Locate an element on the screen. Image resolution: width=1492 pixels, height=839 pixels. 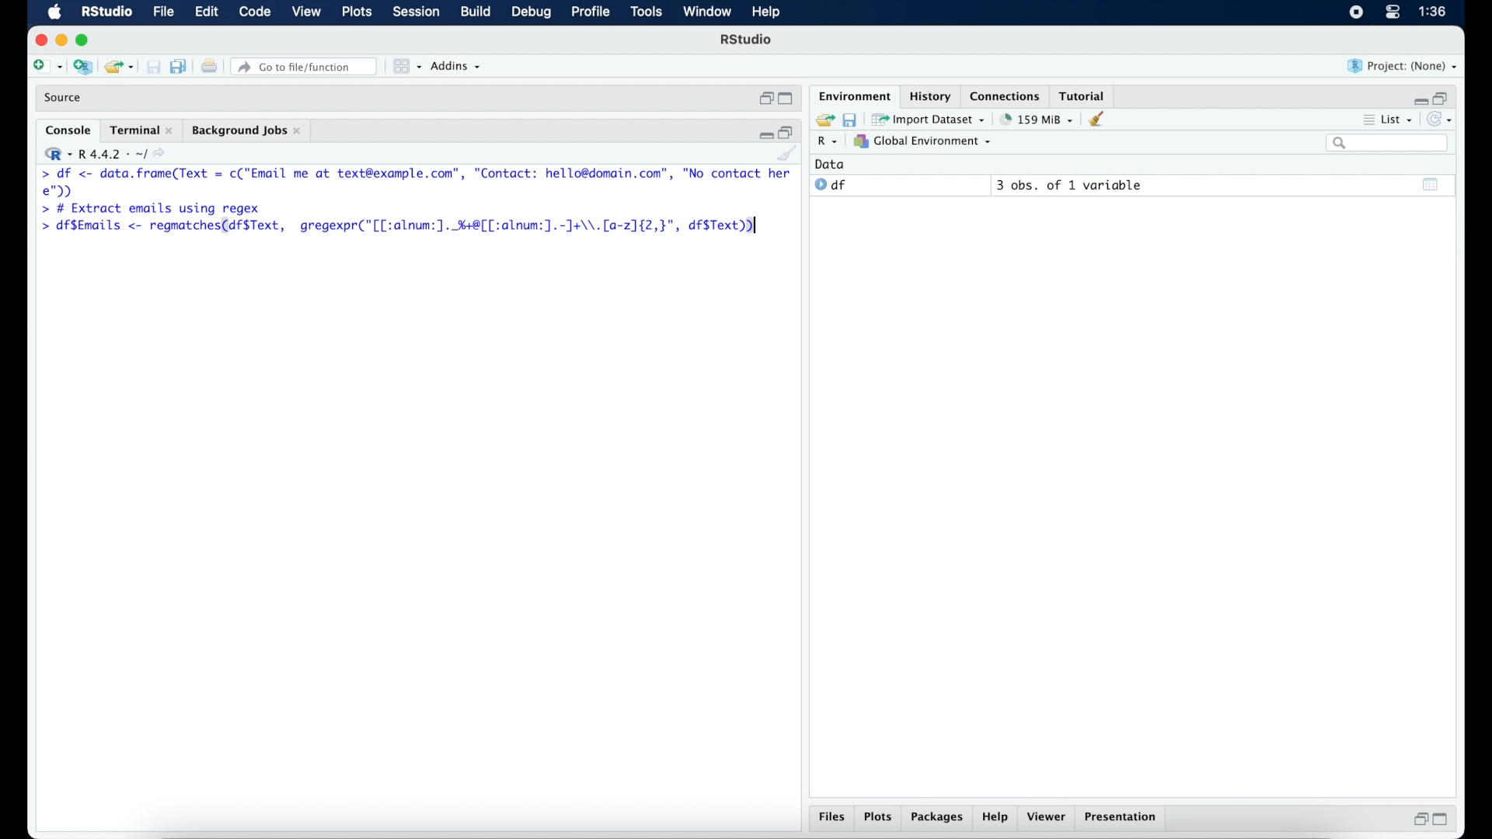
maximize is located at coordinates (1442, 820).